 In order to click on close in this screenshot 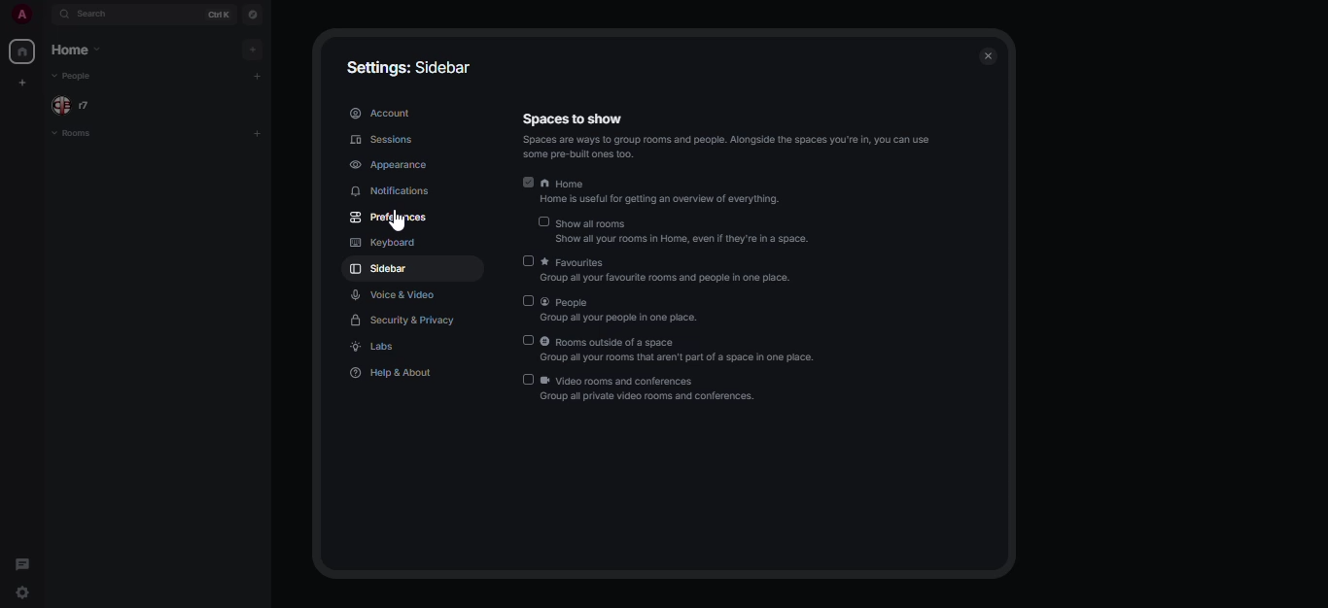, I will do `click(988, 56)`.